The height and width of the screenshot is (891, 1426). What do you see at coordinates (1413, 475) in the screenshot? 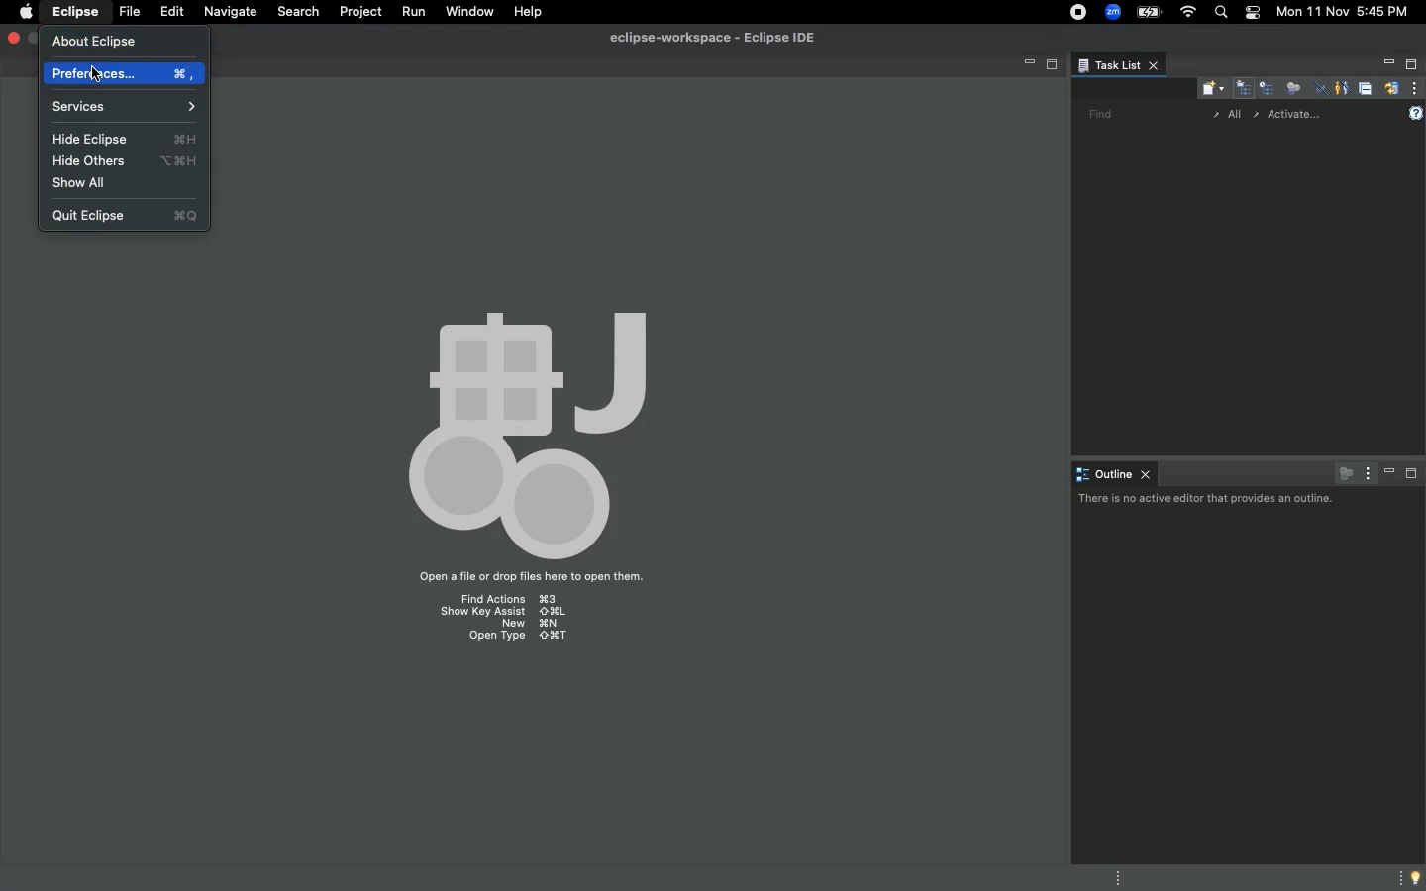
I see `Maximize` at bounding box center [1413, 475].